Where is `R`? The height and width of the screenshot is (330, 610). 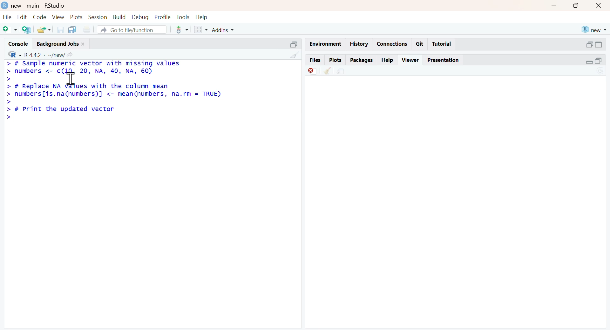 R is located at coordinates (15, 55).